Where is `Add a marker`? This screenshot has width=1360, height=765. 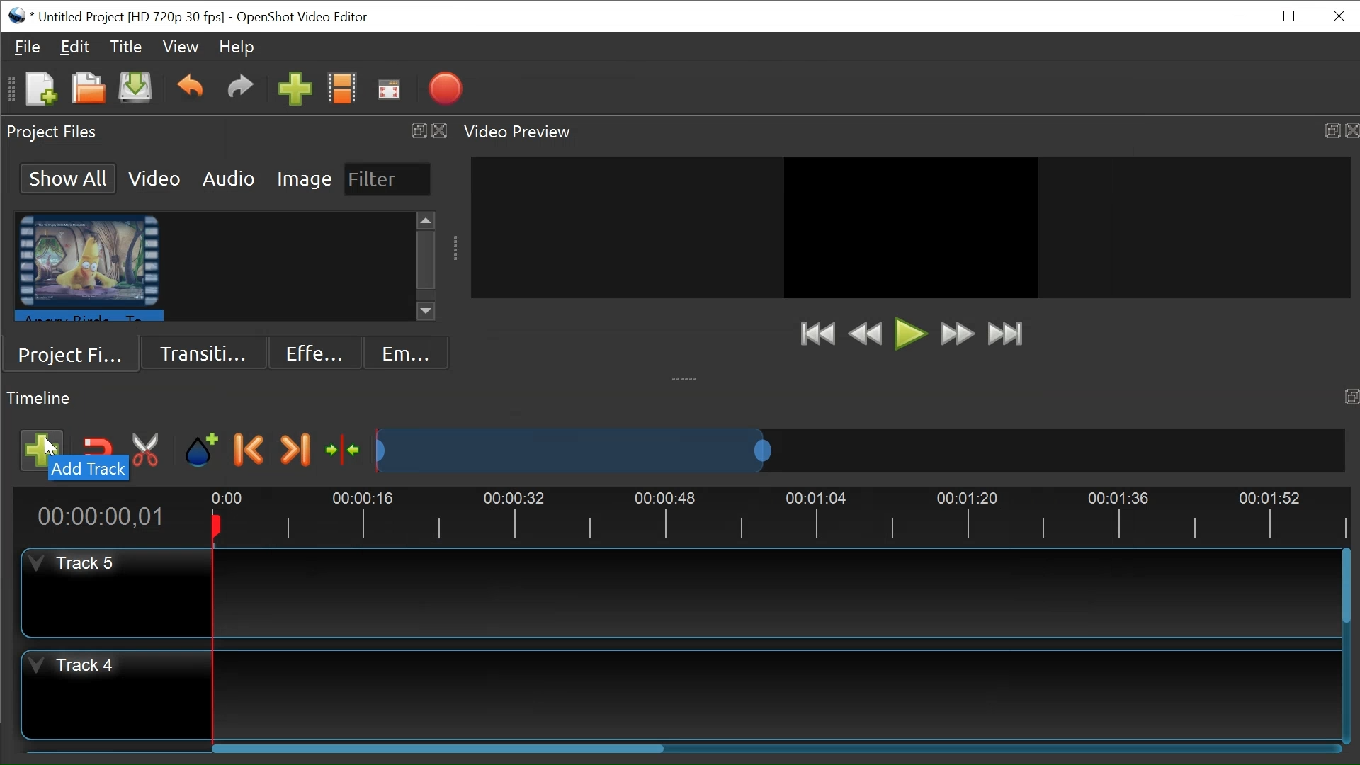
Add a marker is located at coordinates (201, 447).